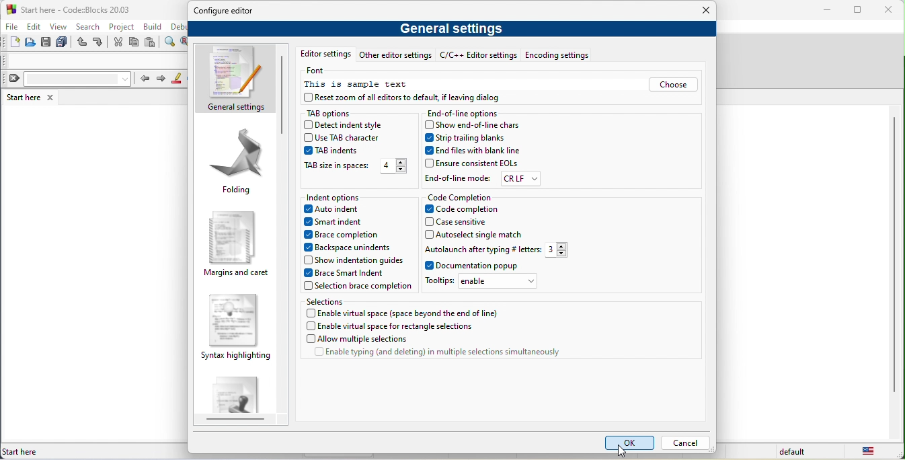 The width and height of the screenshot is (905, 460). Describe the element at coordinates (327, 54) in the screenshot. I see `editor settings` at that location.